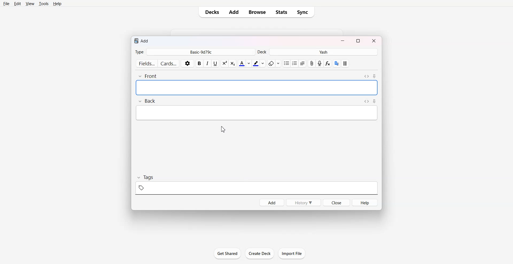  What do you see at coordinates (211, 12) in the screenshot?
I see `Decks` at bounding box center [211, 12].